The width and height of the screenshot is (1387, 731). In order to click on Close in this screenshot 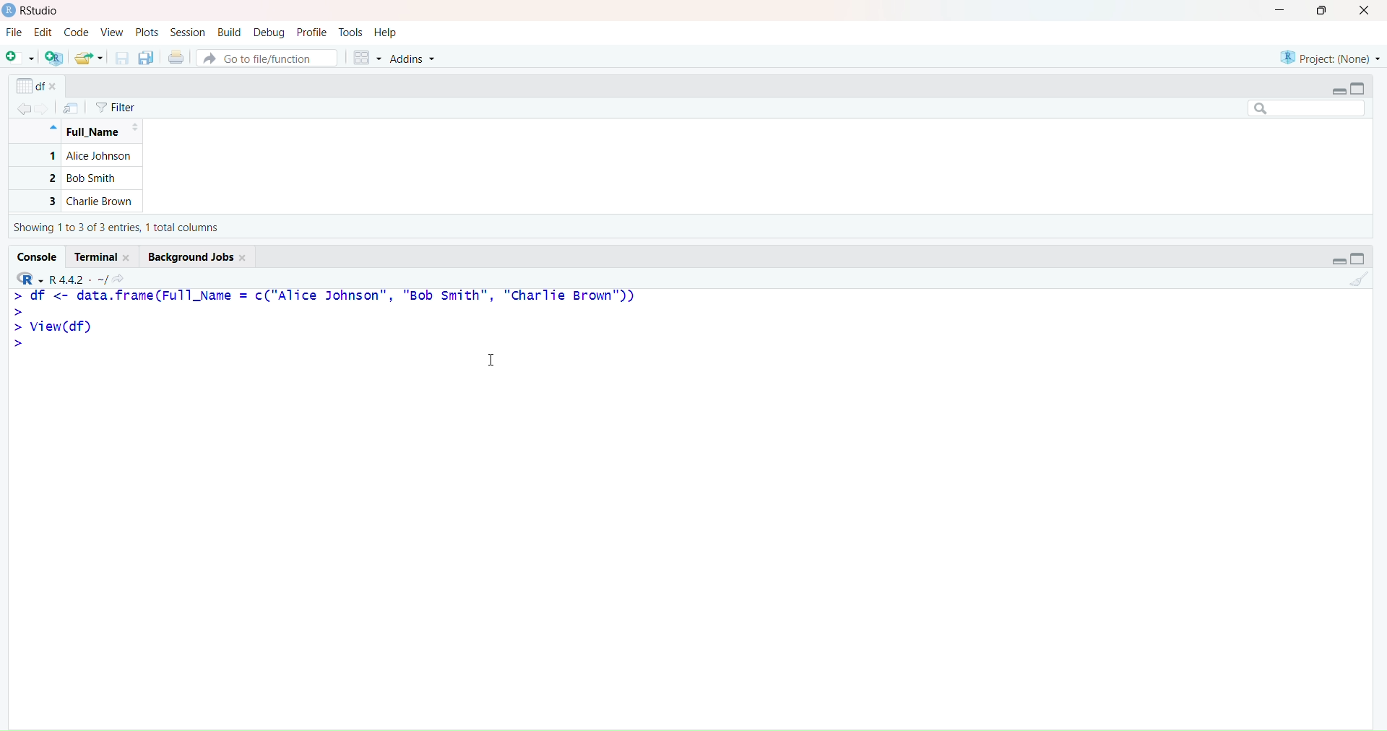, I will do `click(1367, 12)`.